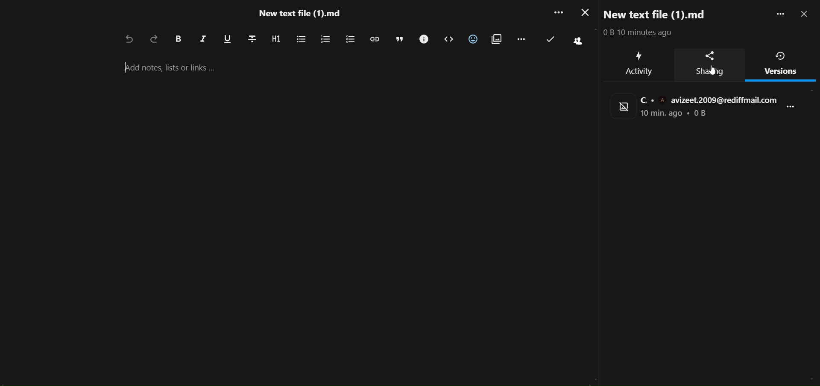  I want to click on status, so click(677, 113).